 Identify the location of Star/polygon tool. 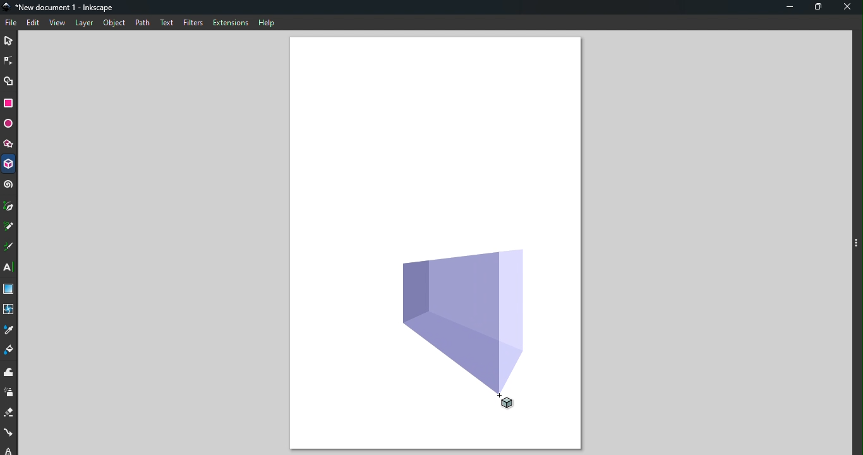
(9, 142).